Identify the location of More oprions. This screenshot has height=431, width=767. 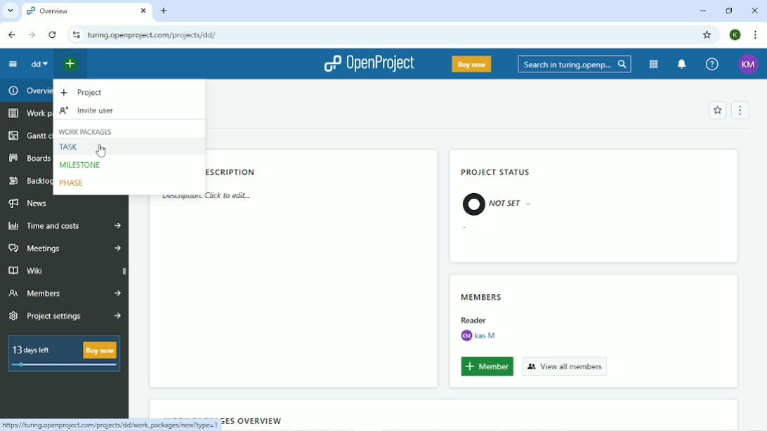
(741, 110).